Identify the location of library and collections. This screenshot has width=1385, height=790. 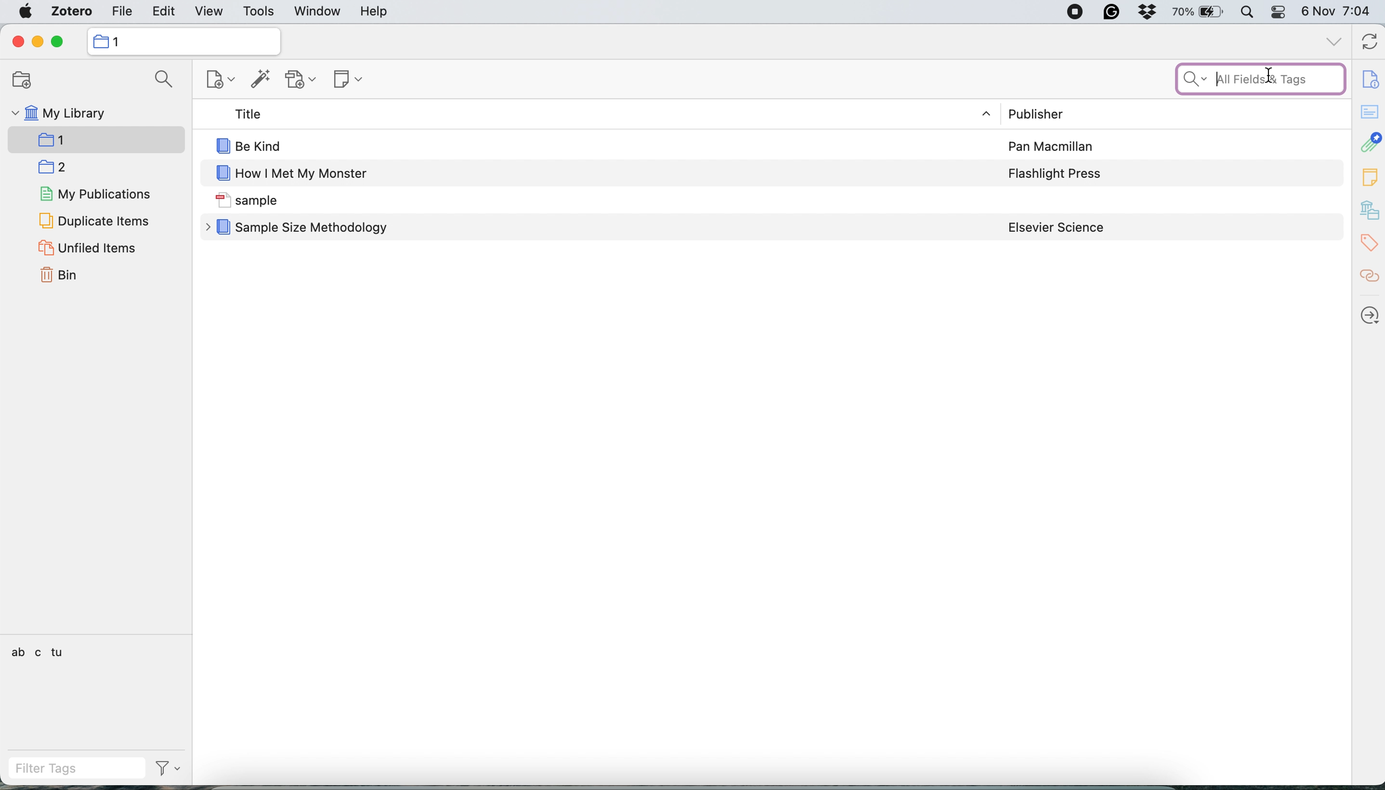
(1369, 211).